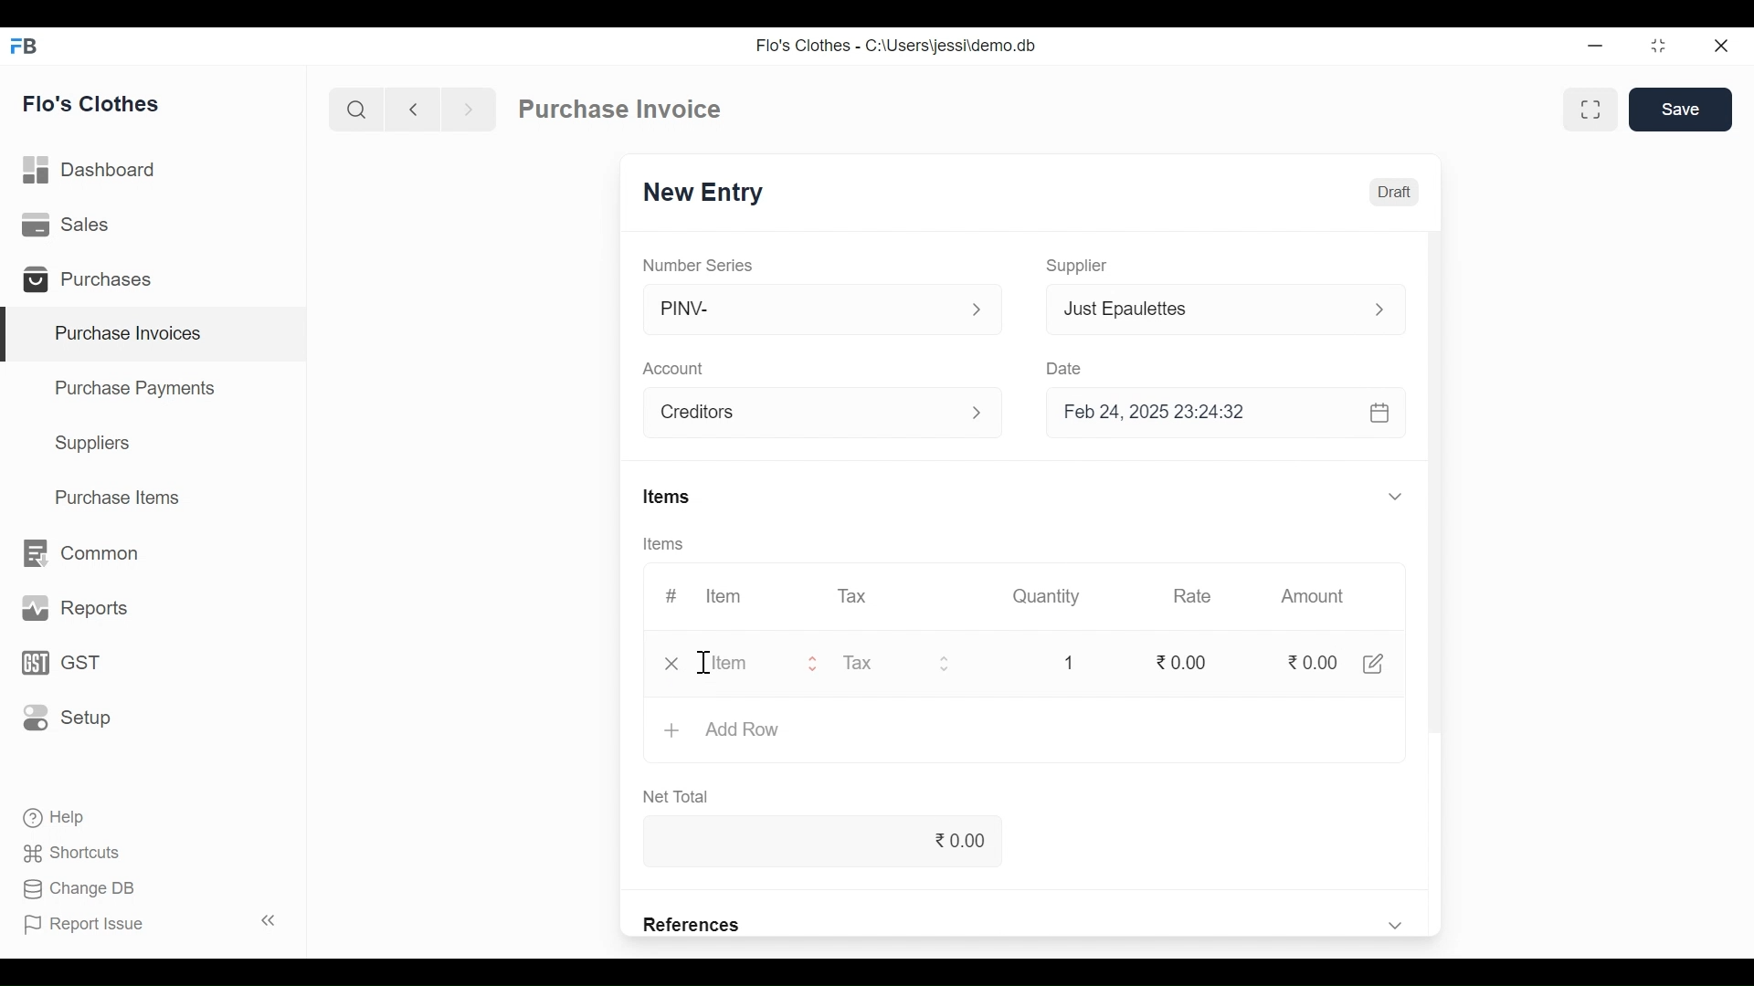  What do you see at coordinates (1180, 661) in the screenshot?
I see `0.00` at bounding box center [1180, 661].